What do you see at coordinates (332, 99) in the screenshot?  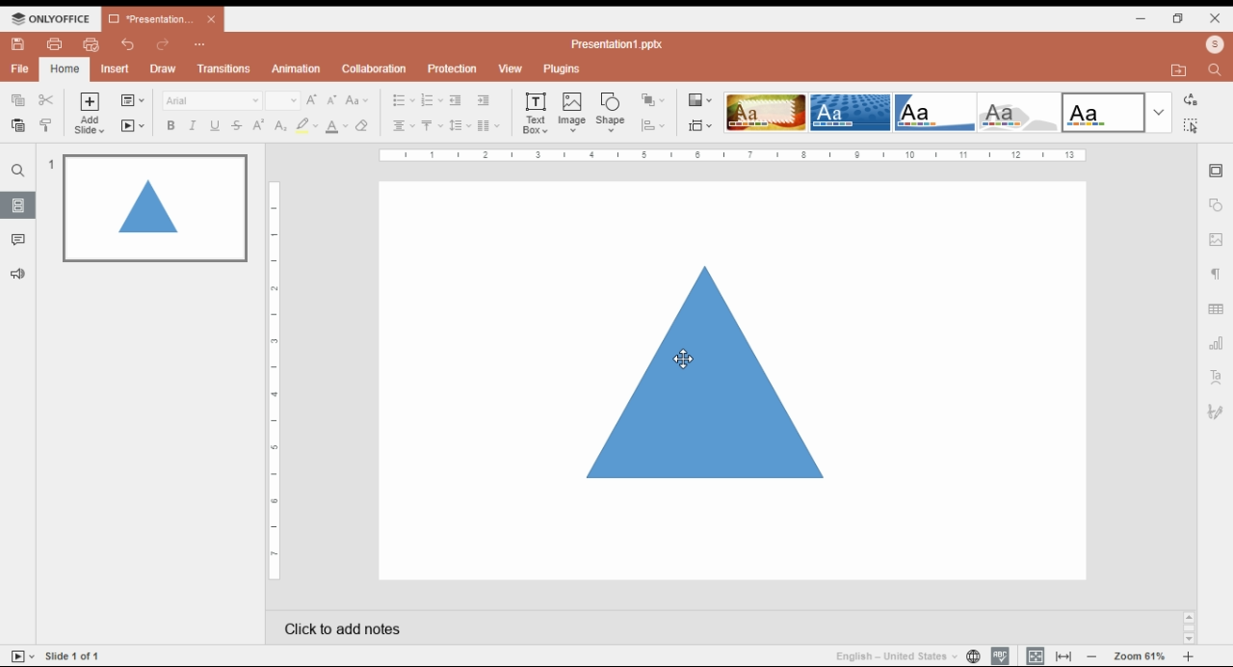 I see `decrement font size` at bounding box center [332, 99].